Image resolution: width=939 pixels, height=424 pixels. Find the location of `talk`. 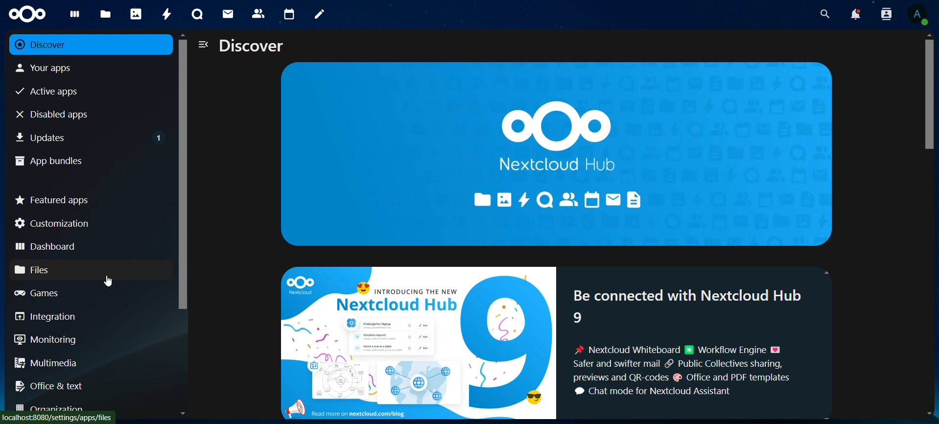

talk is located at coordinates (197, 14).